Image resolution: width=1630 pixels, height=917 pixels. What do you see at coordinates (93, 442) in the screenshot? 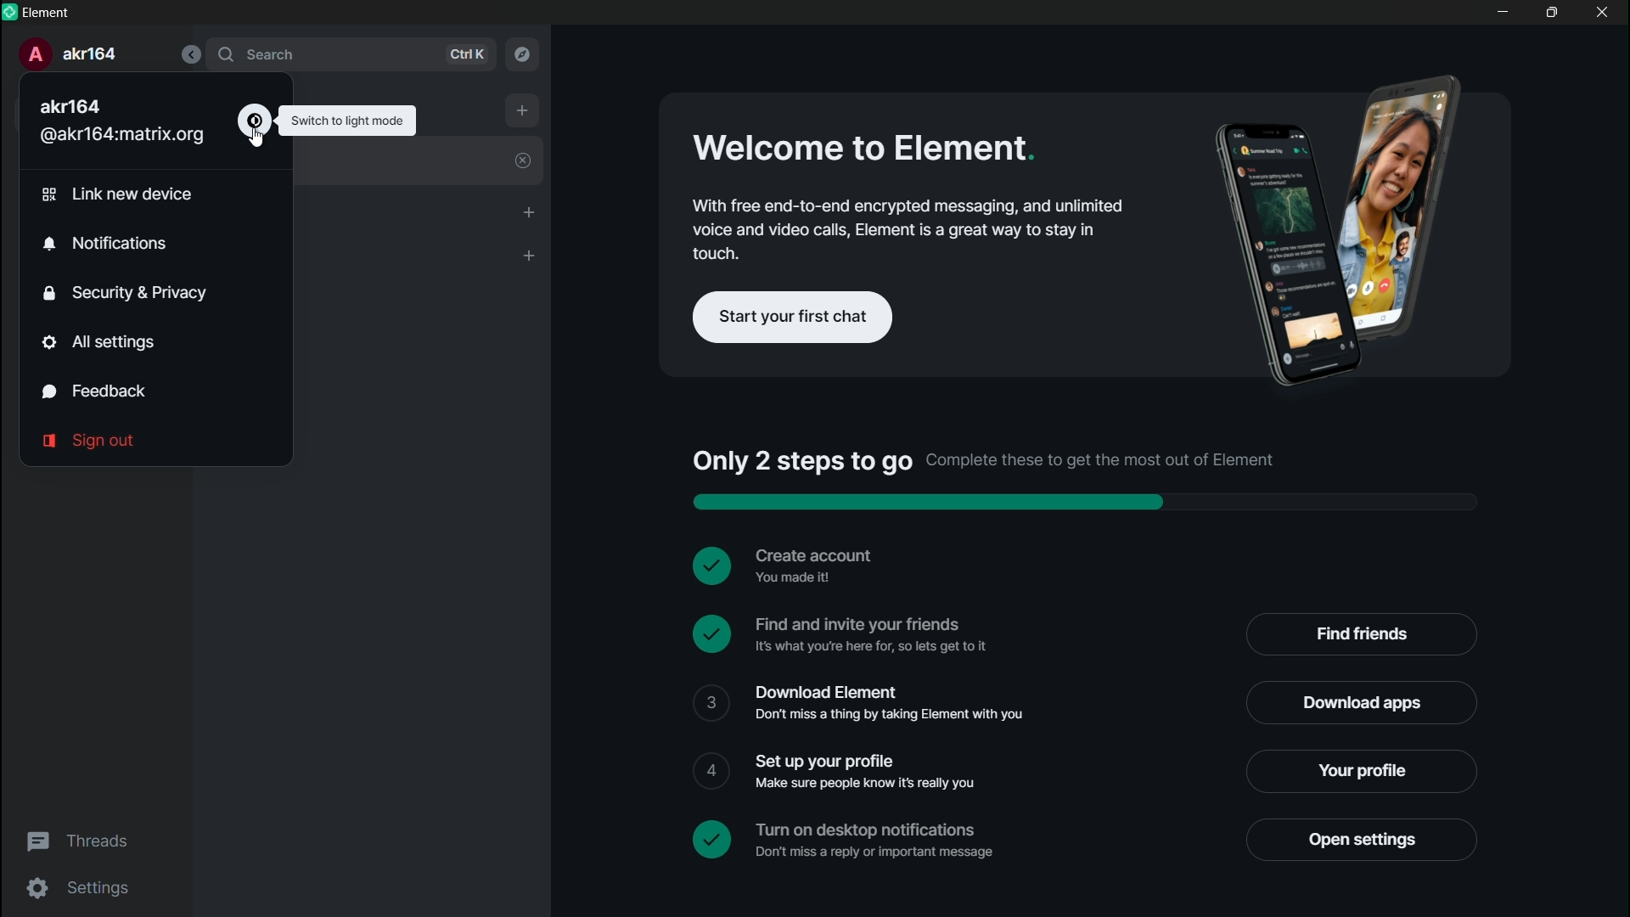
I see `sign out` at bounding box center [93, 442].